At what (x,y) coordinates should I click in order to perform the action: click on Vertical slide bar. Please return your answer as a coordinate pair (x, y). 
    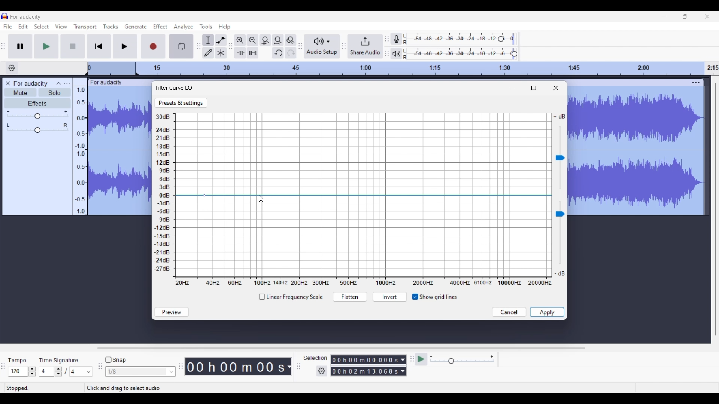
    Looking at the image, I should click on (715, 209).